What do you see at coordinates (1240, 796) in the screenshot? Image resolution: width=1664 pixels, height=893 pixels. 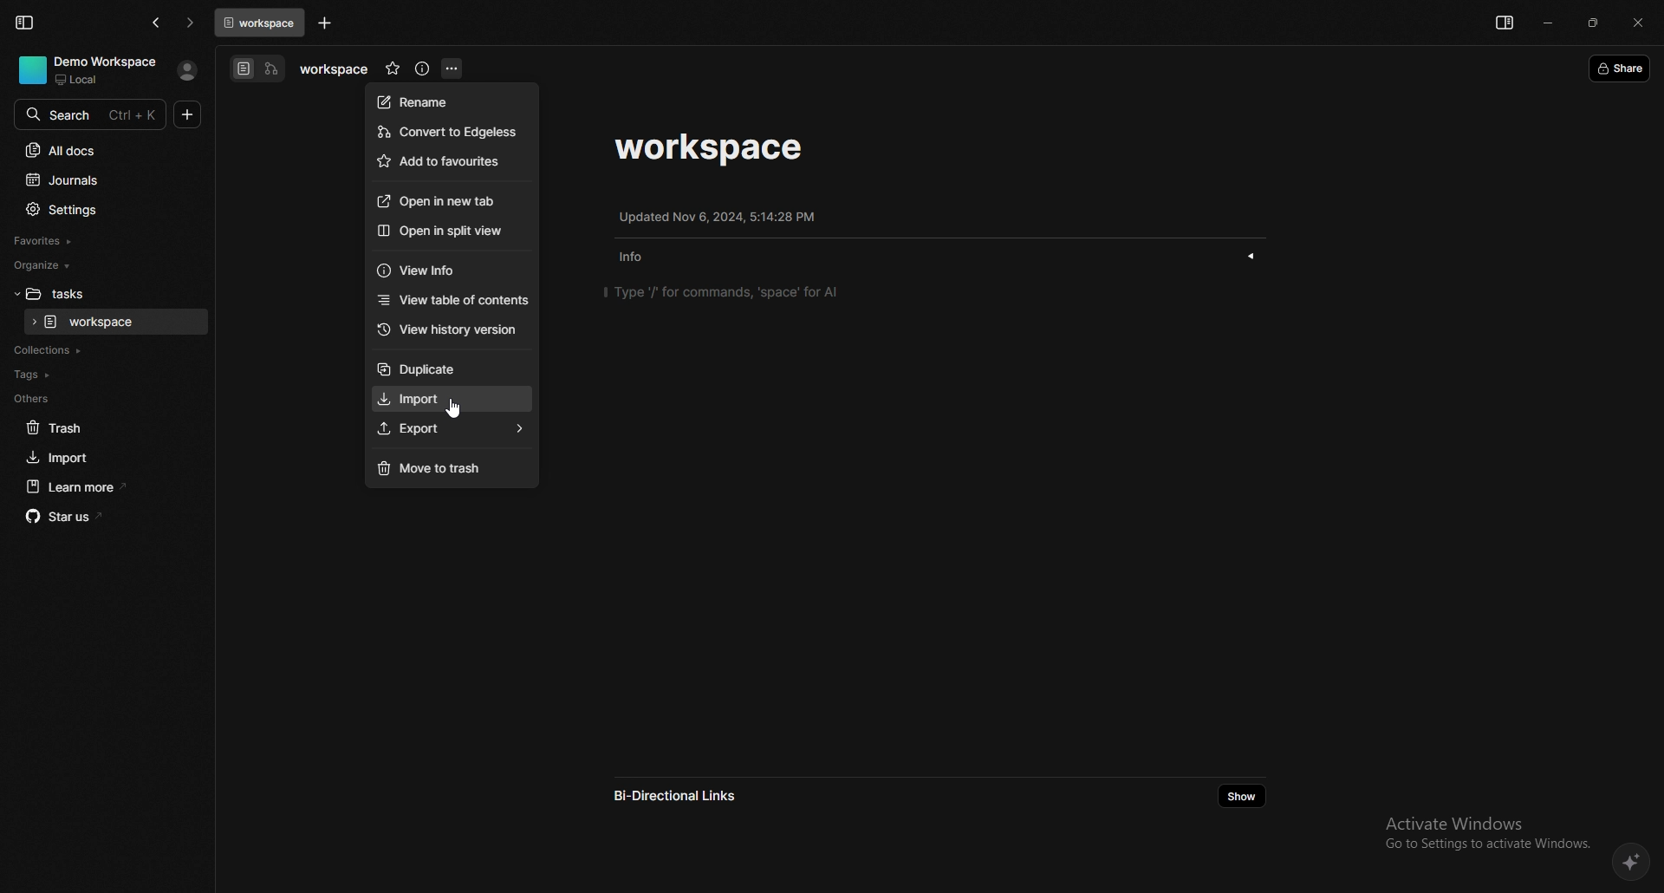 I see `show` at bounding box center [1240, 796].